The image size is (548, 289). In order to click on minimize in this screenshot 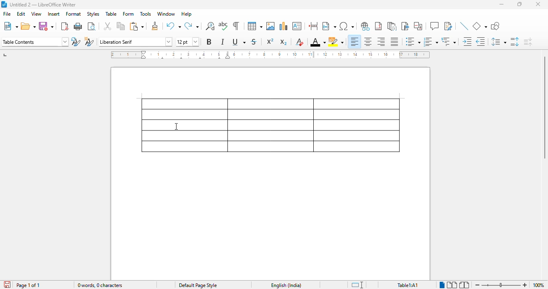, I will do `click(501, 4)`.